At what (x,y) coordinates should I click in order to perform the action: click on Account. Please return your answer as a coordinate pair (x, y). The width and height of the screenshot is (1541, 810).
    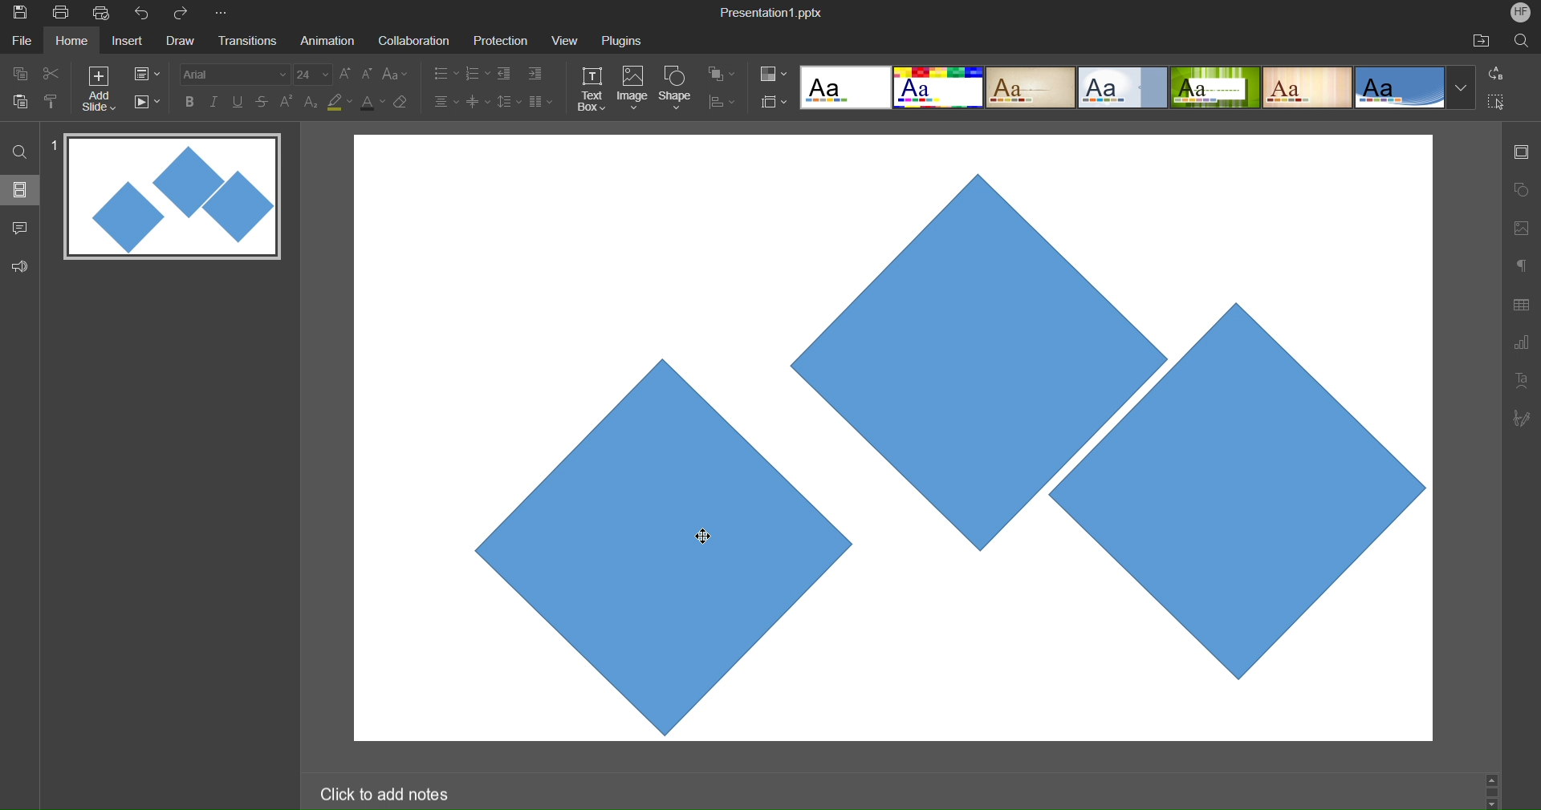
    Looking at the image, I should click on (1521, 12).